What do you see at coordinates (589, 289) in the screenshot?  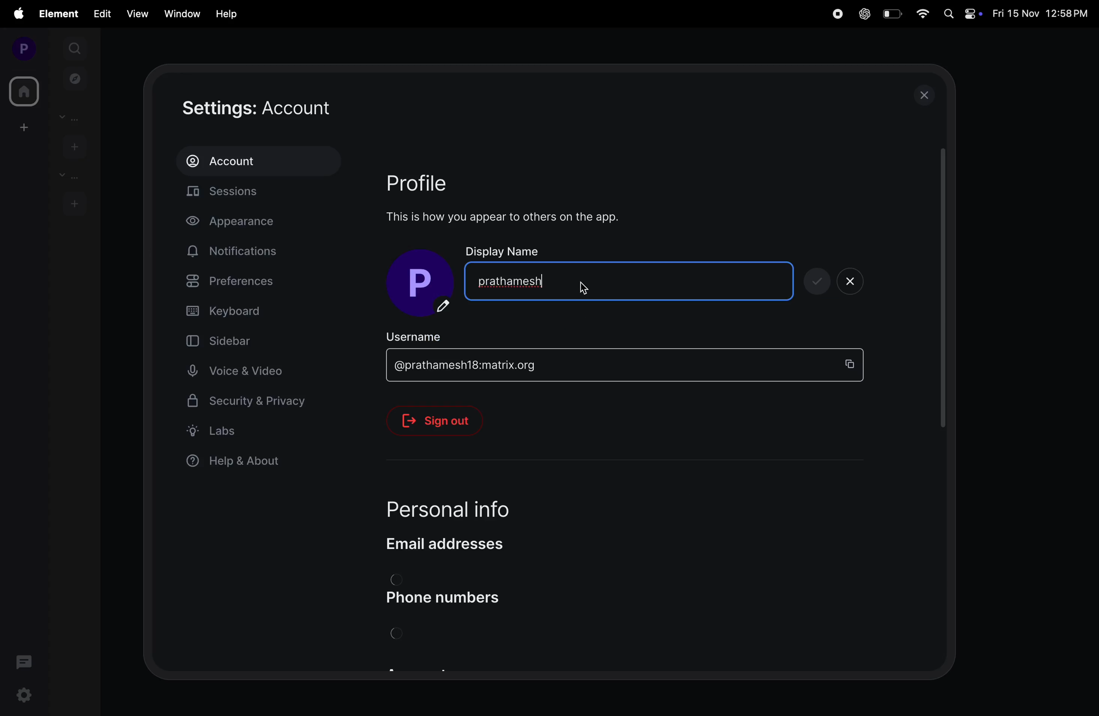 I see `cursor` at bounding box center [589, 289].